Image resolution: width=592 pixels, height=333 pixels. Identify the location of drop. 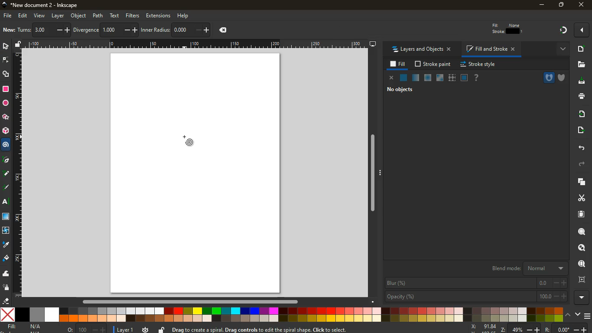
(6, 245).